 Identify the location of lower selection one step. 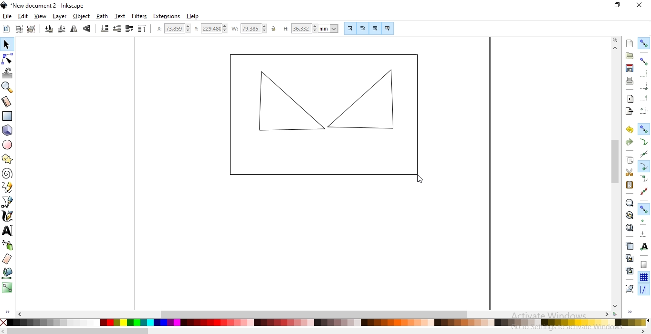
(118, 29).